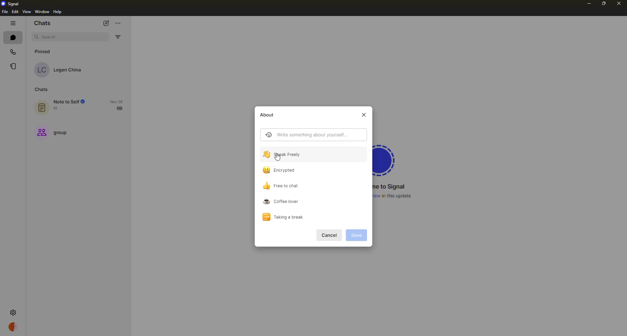  Describe the element at coordinates (121, 108) in the screenshot. I see `sent` at that location.